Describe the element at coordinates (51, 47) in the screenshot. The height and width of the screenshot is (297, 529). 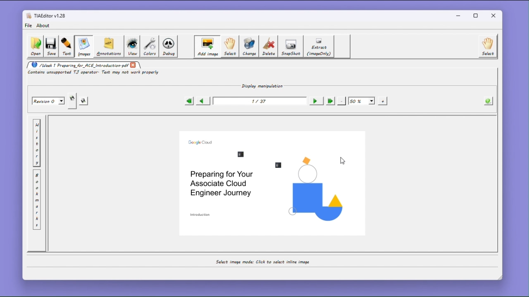
I see `save` at that location.